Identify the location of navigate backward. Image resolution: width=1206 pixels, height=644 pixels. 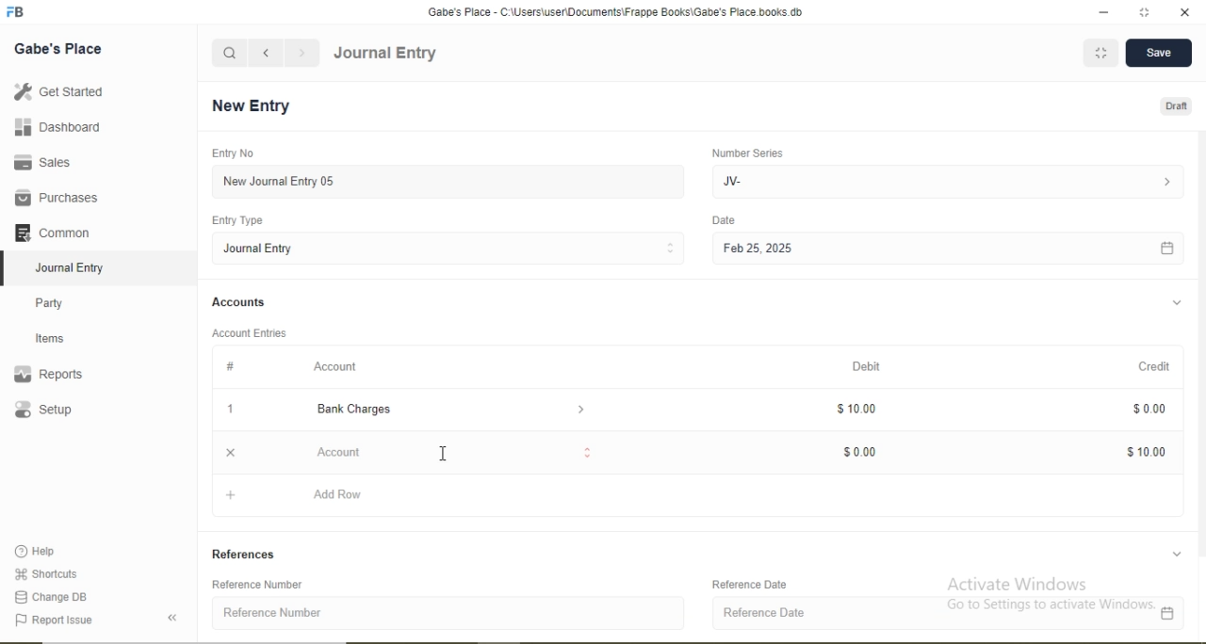
(265, 53).